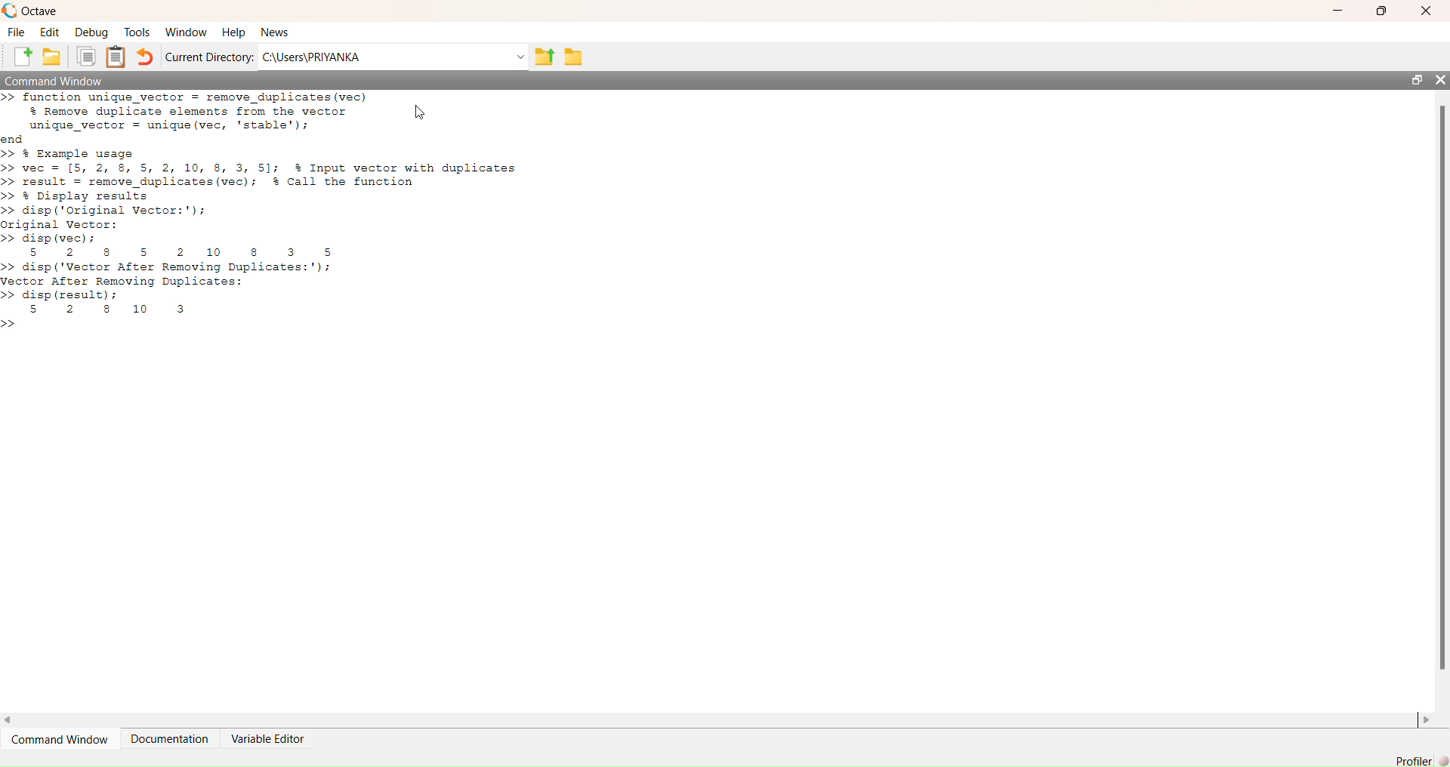  I want to click on Clipboard , so click(116, 57).